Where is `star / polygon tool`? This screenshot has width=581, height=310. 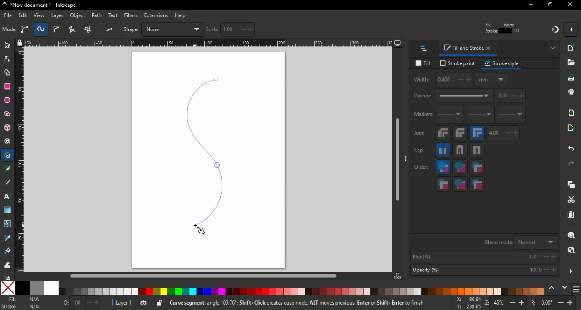
star / polygon tool is located at coordinates (7, 114).